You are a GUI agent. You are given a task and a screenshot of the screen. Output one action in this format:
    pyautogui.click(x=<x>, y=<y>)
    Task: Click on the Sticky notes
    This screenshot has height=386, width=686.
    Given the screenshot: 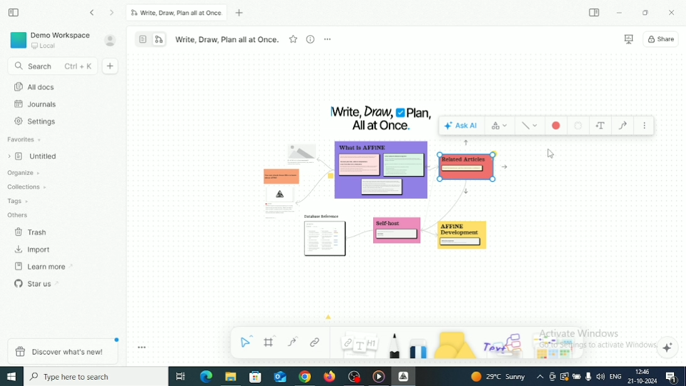 What is the action you would take?
    pyautogui.click(x=278, y=190)
    